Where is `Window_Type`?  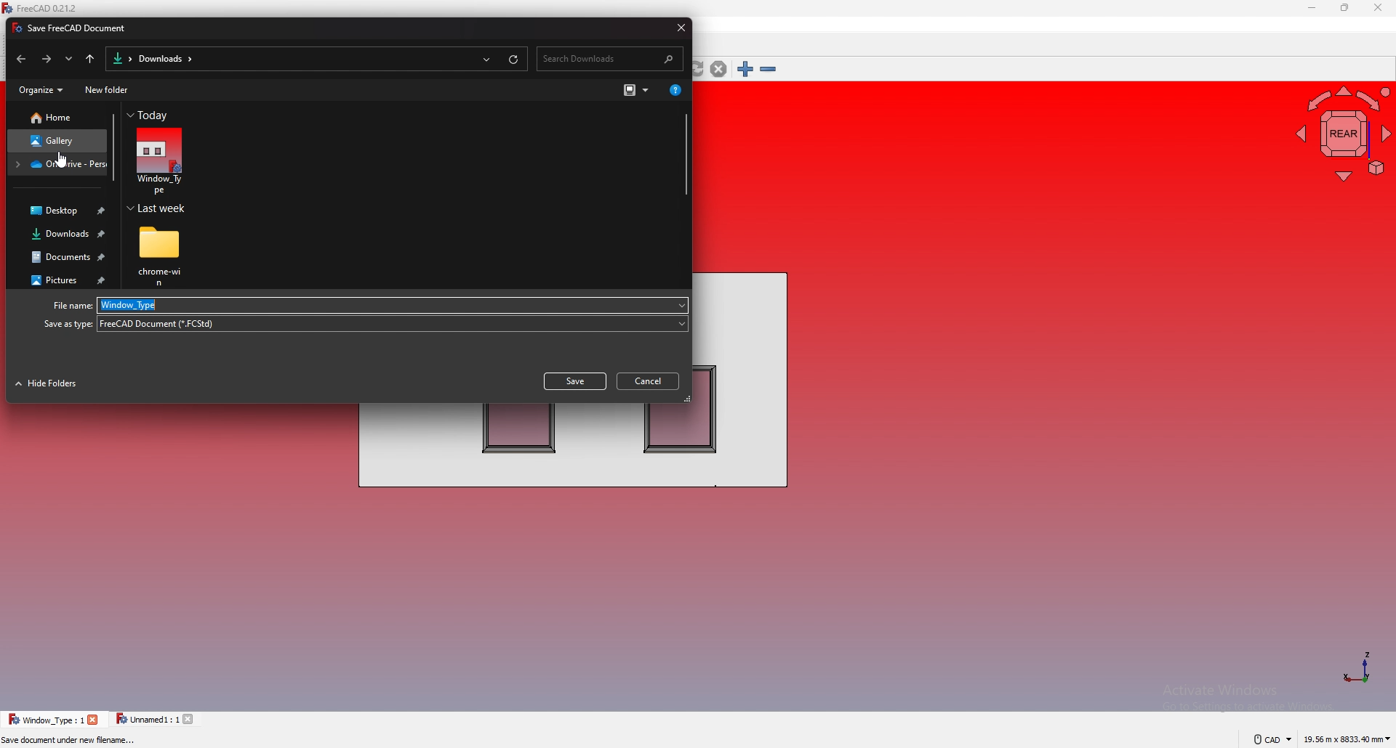
Window_Type is located at coordinates (159, 162).